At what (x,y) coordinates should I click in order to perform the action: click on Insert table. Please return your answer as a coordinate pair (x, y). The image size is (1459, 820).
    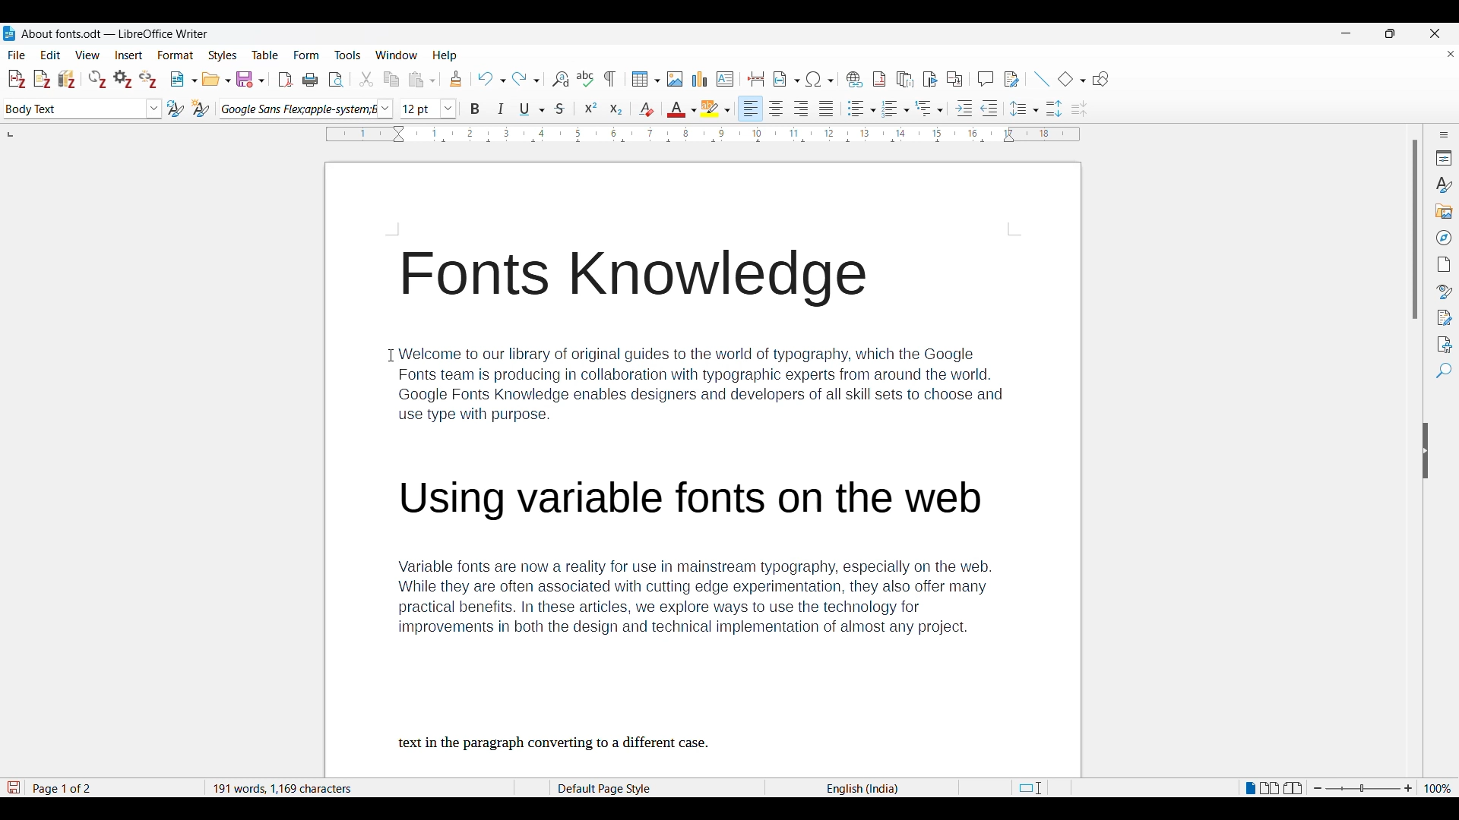
    Looking at the image, I should click on (646, 79).